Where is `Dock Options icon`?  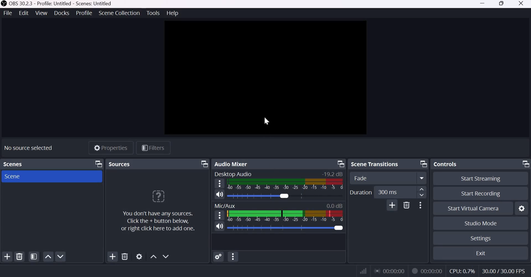 Dock Options icon is located at coordinates (524, 164).